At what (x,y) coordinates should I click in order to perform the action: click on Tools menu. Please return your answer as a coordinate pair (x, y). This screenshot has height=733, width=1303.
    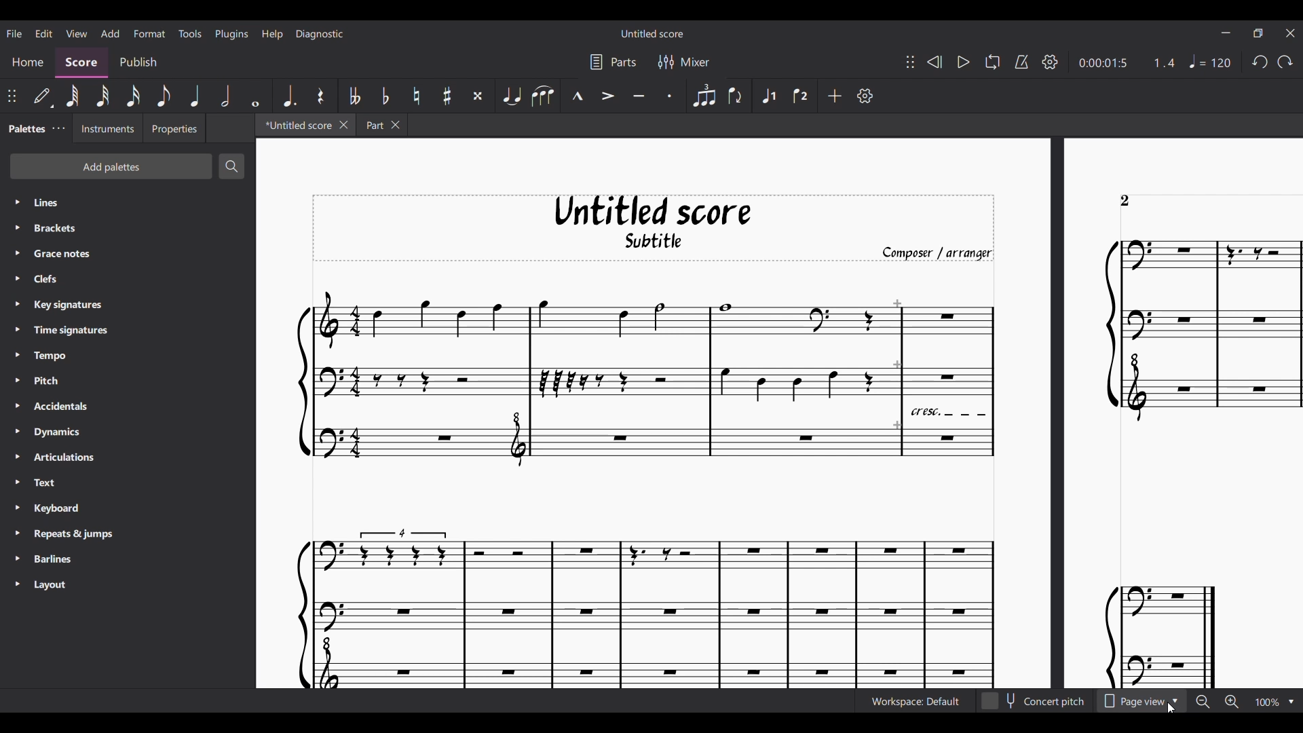
    Looking at the image, I should click on (190, 33).